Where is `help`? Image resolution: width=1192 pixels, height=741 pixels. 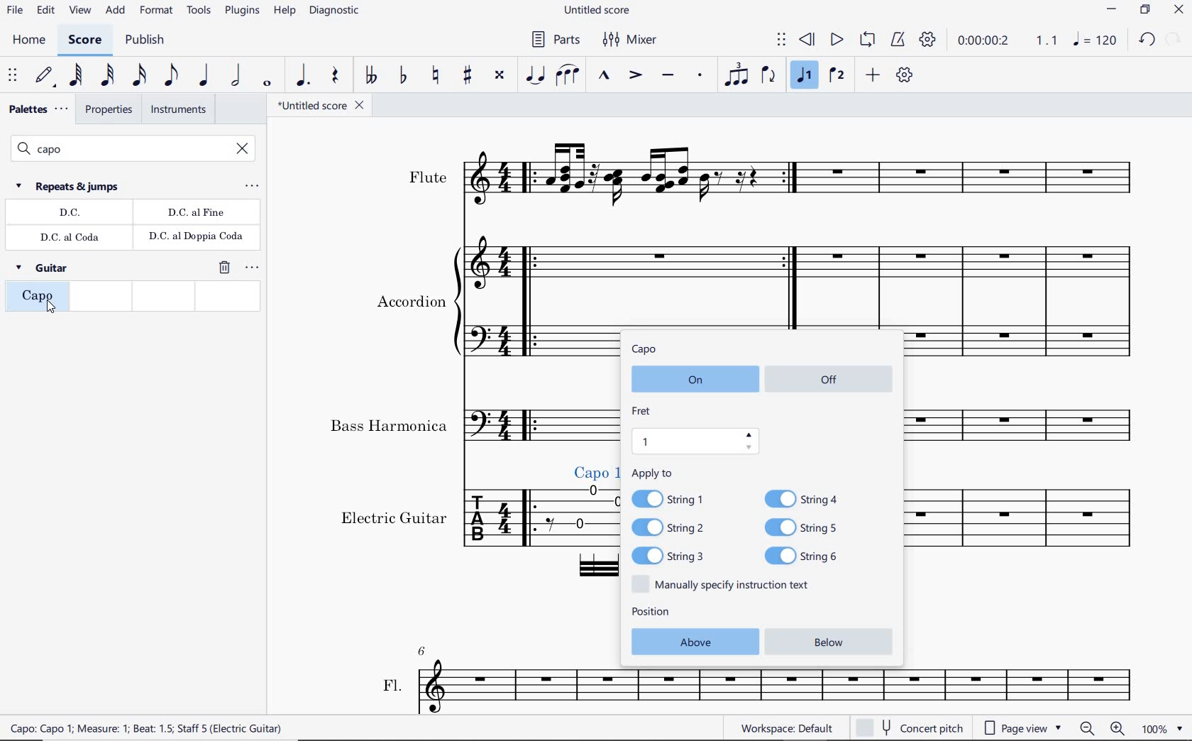 help is located at coordinates (284, 11).